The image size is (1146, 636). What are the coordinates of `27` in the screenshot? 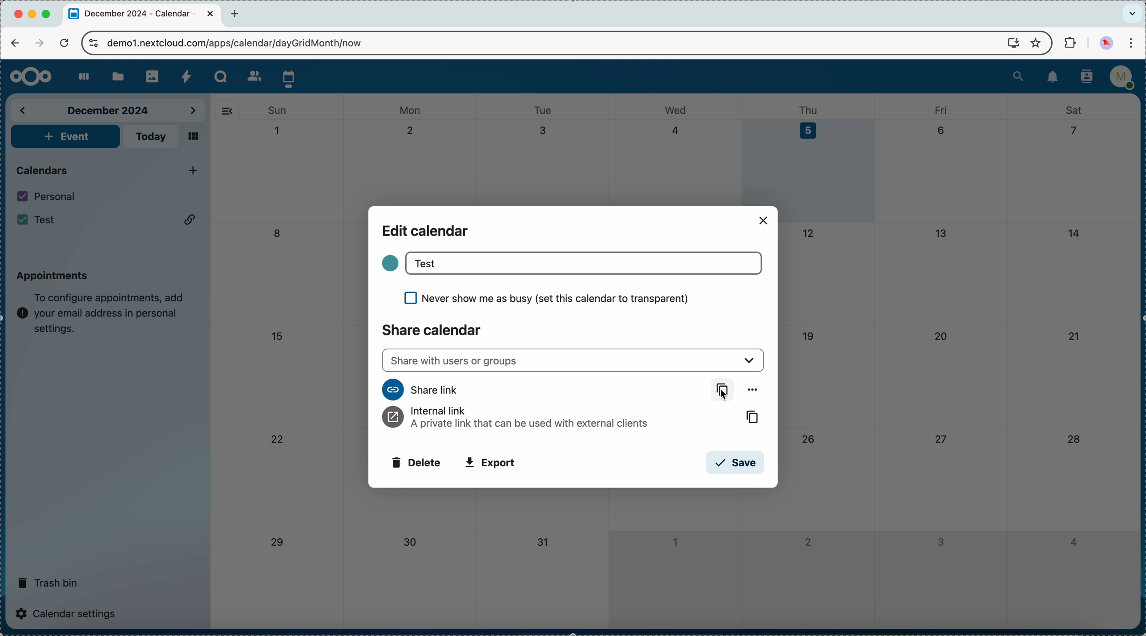 It's located at (940, 438).